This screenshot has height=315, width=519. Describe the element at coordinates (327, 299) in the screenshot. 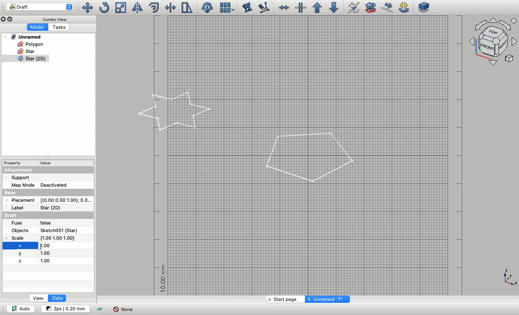

I see `Unnamed: 1` at that location.